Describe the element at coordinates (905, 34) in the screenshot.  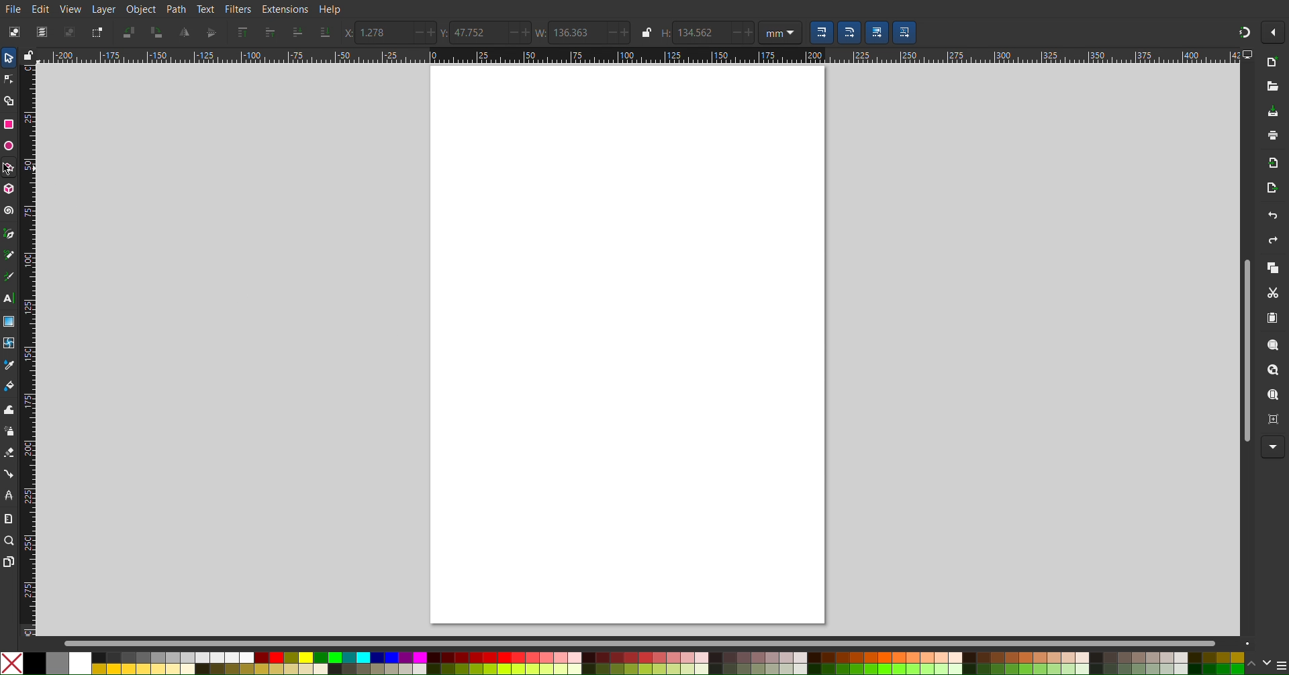
I see `Scaling Options` at that location.